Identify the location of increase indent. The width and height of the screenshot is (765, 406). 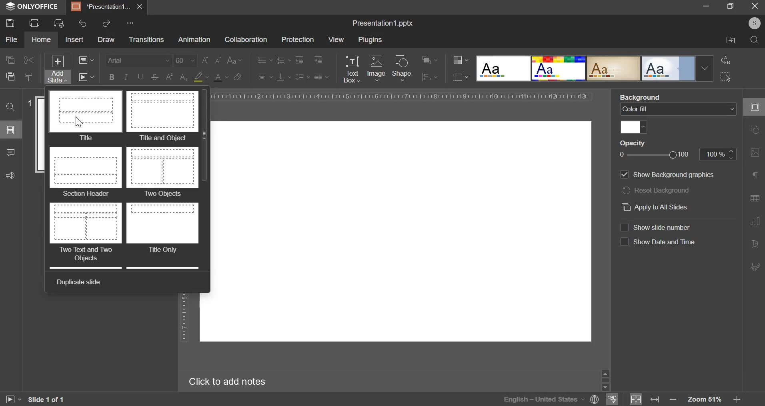
(318, 60).